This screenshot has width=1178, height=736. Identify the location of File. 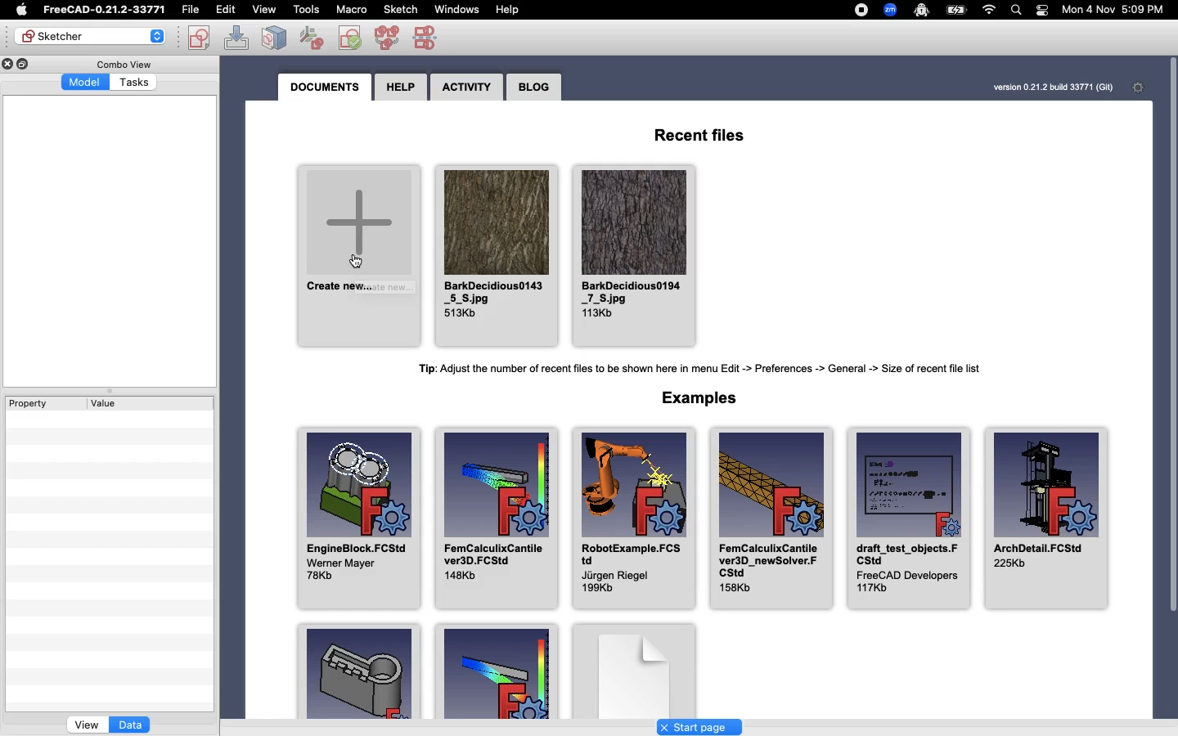
(189, 8).